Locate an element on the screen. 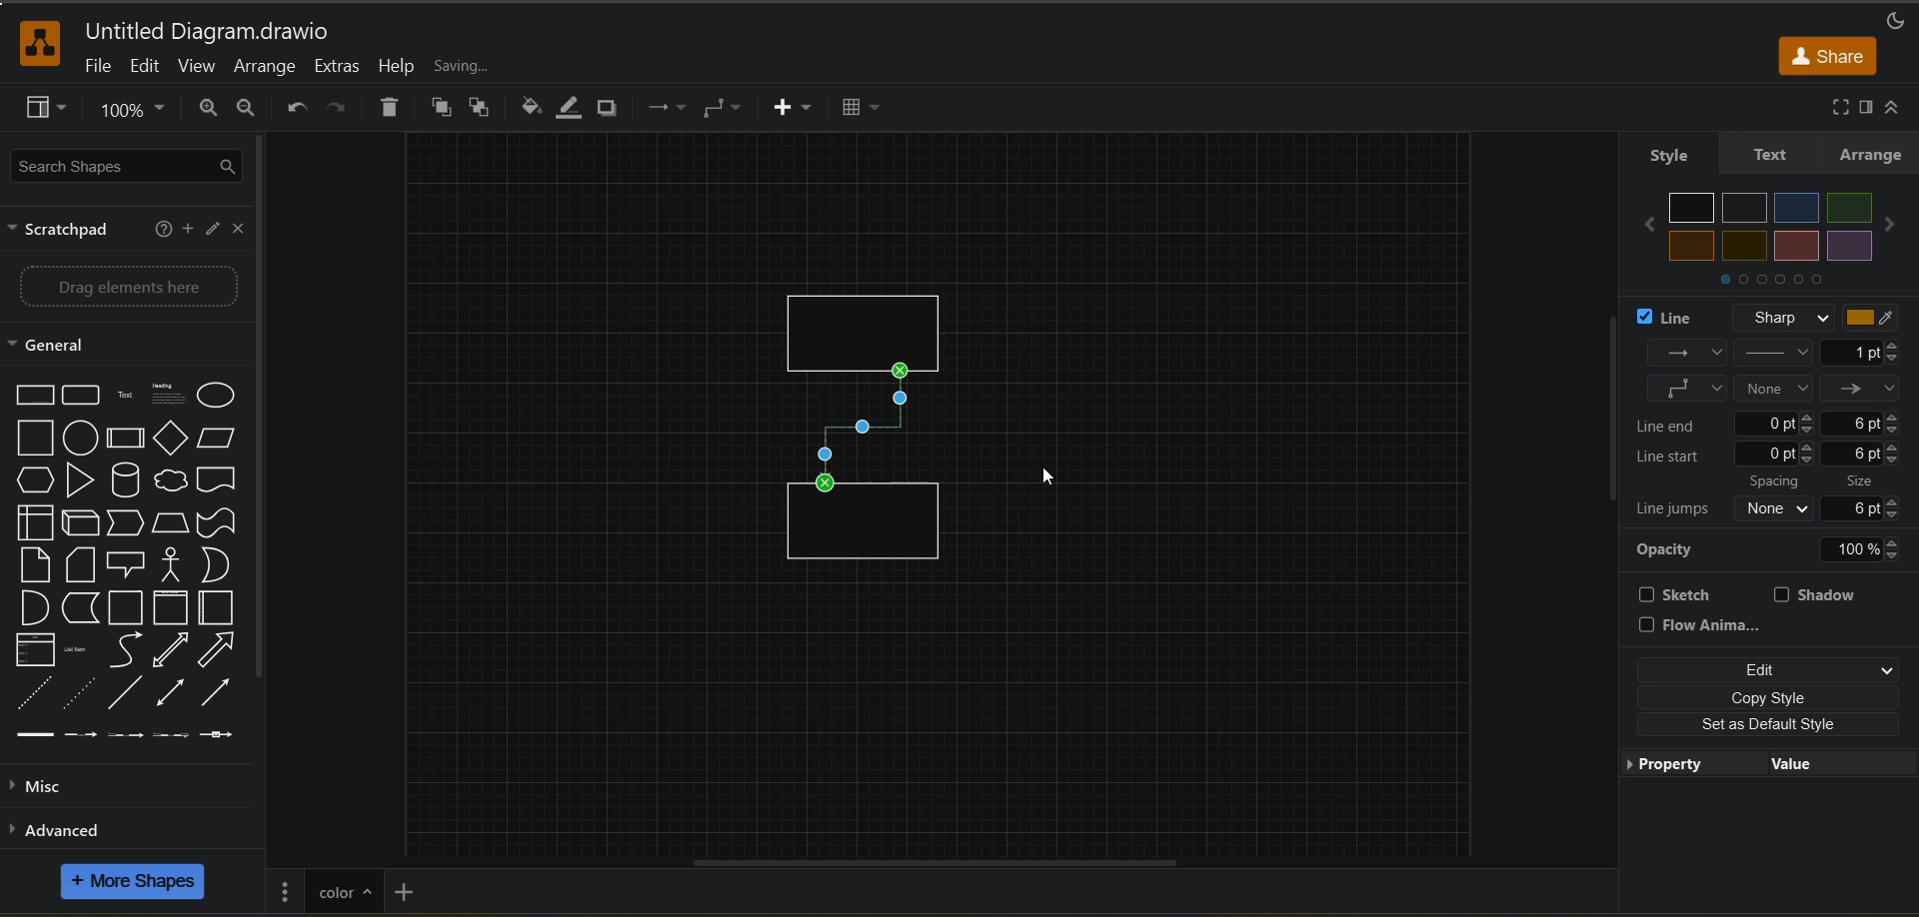 This screenshot has width=1919, height=917. page title is located at coordinates (343, 889).